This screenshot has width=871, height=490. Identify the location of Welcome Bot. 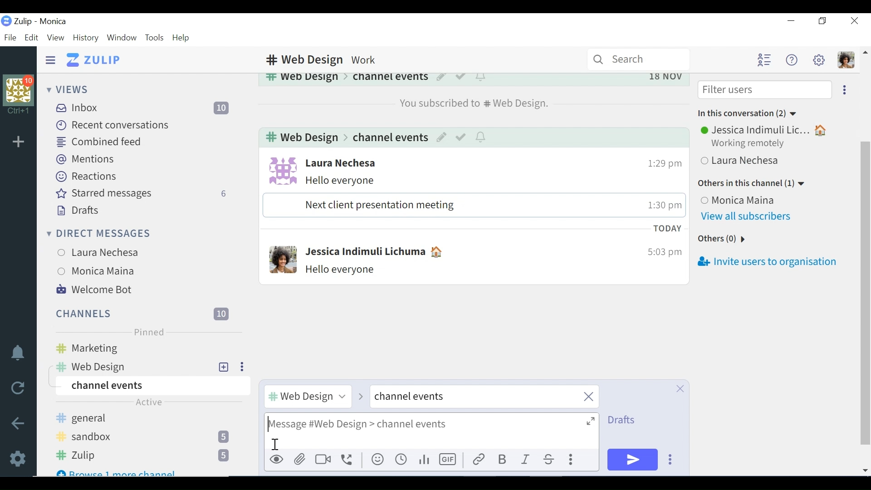
(94, 289).